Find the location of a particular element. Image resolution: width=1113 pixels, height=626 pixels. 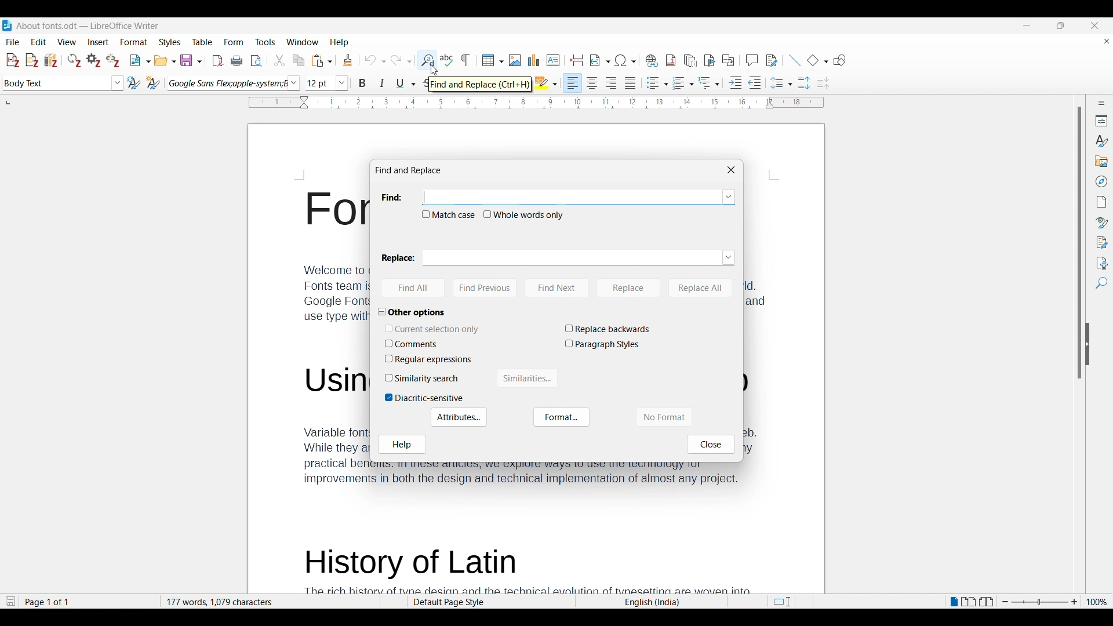

Enter text to be replaced is located at coordinates (571, 257).